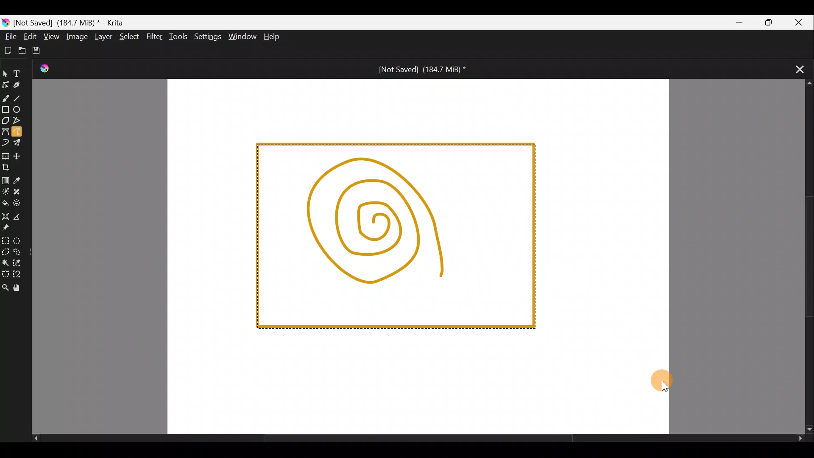  I want to click on Scroll bar, so click(415, 440).